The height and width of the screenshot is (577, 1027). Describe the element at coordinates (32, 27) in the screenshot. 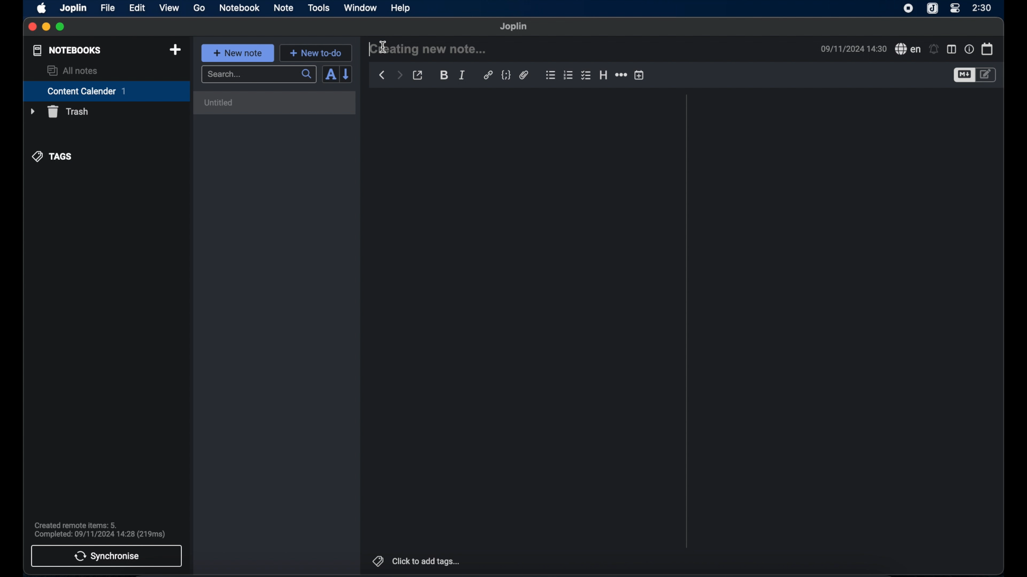

I see `close` at that location.